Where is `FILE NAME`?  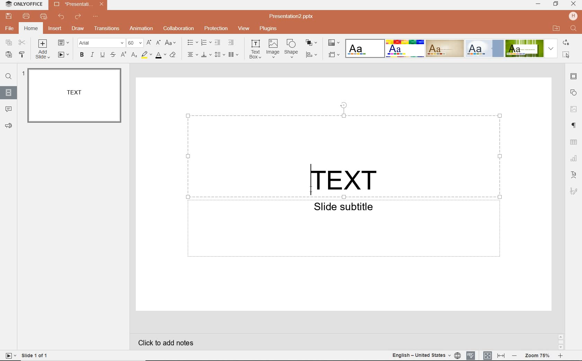
FILE NAME is located at coordinates (73, 4).